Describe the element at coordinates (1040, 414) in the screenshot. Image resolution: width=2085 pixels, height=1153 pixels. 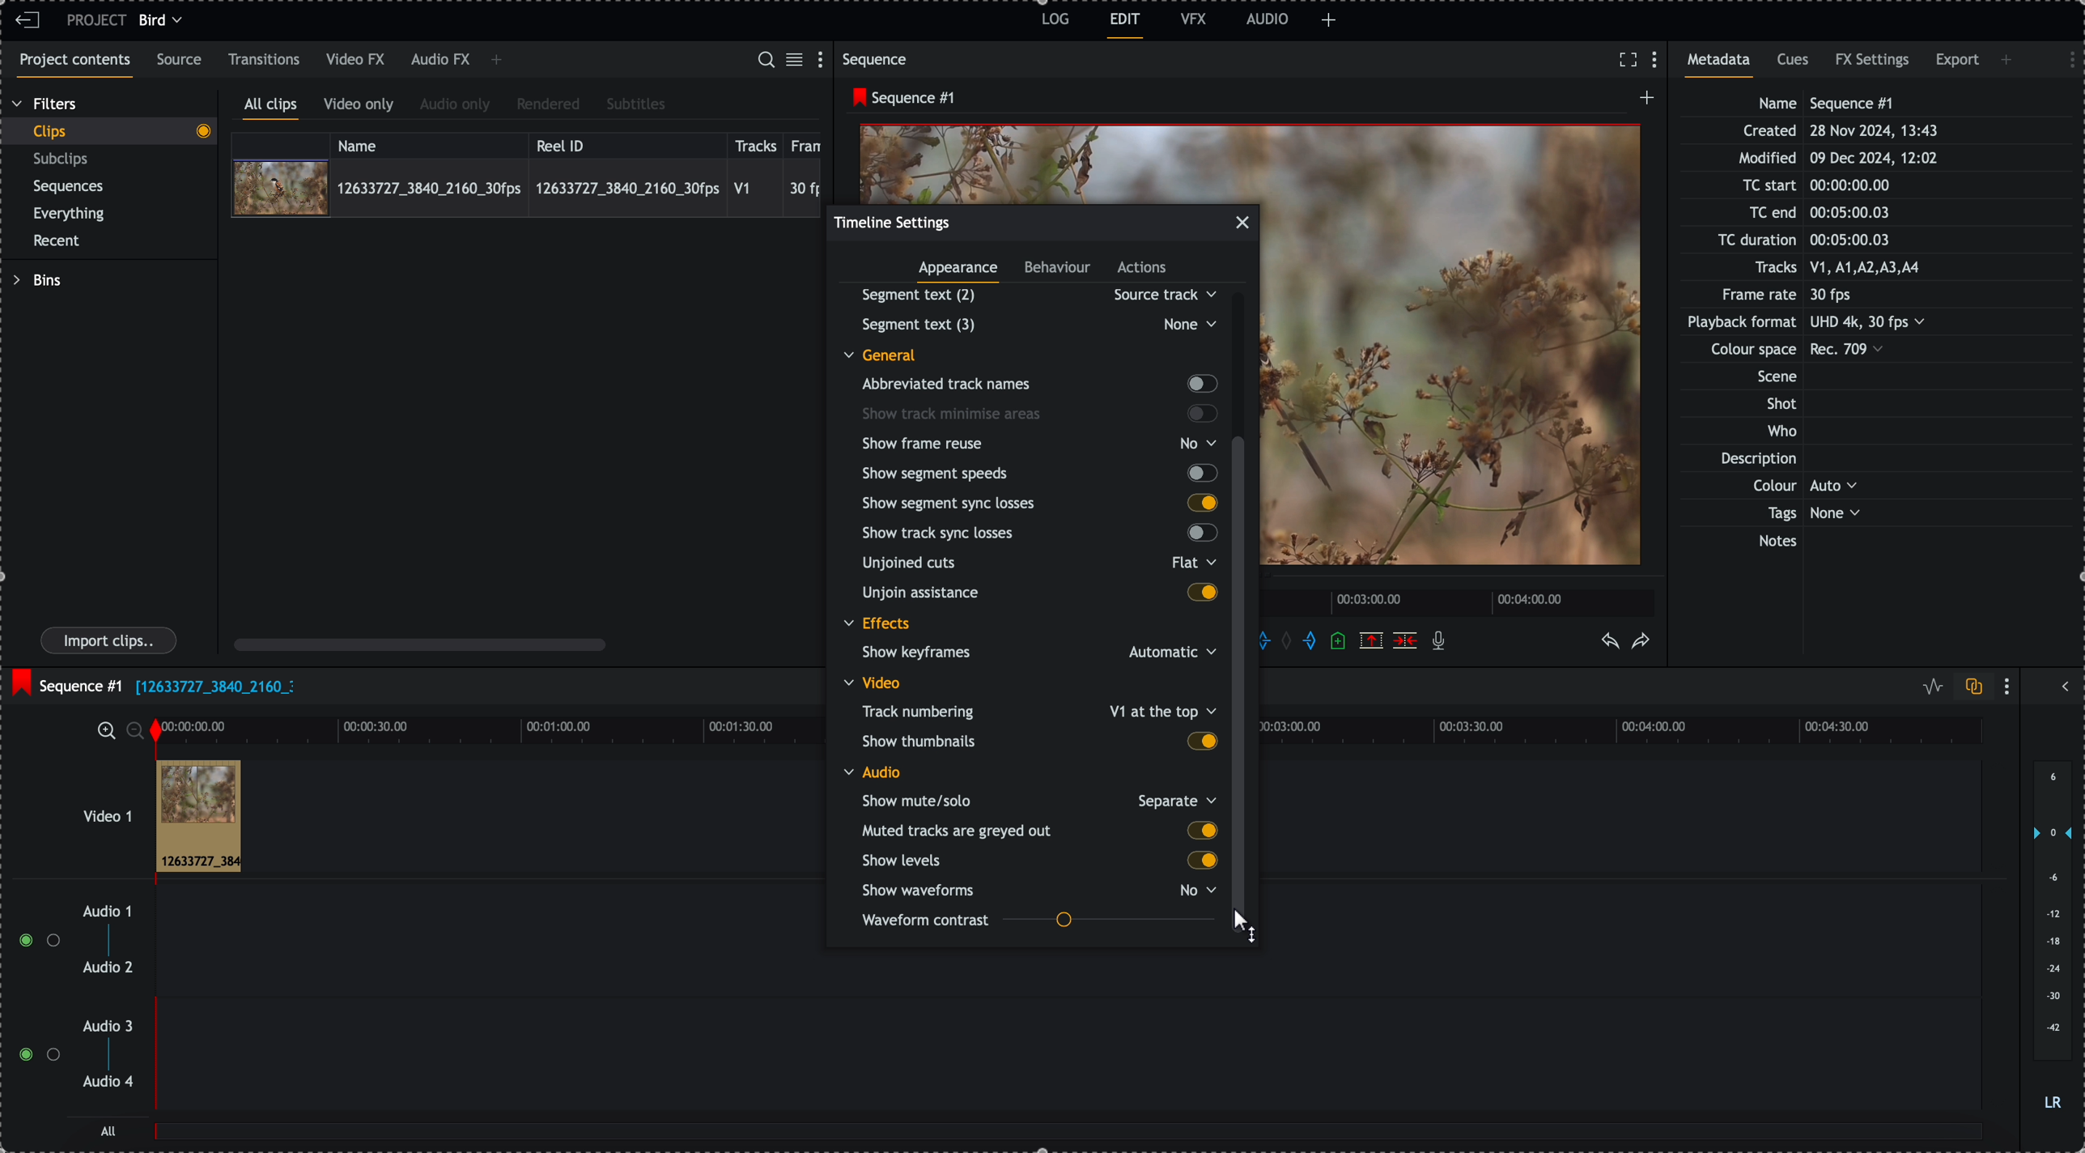
I see `show track minimise areas` at that location.